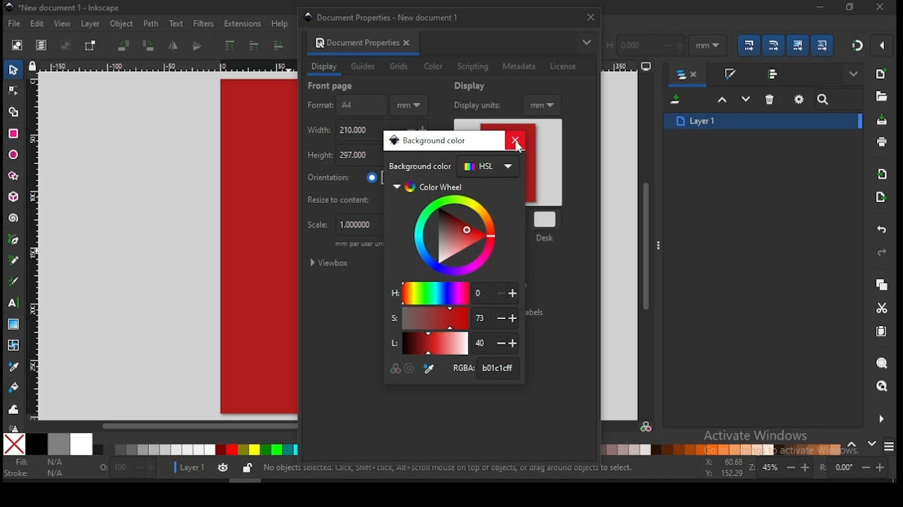 The height and width of the screenshot is (507, 903). I want to click on units, so click(708, 46).